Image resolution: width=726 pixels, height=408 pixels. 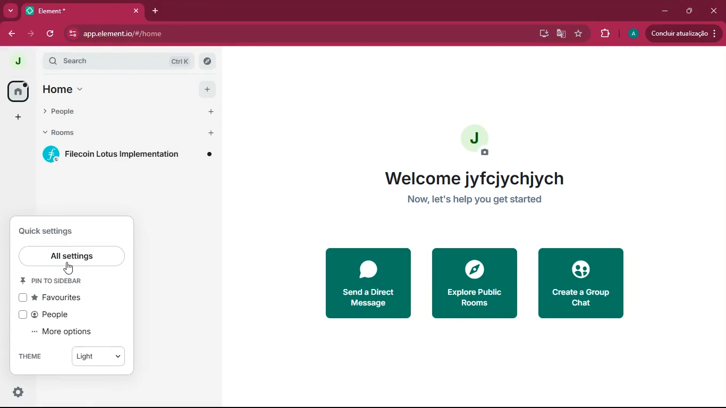 What do you see at coordinates (70, 332) in the screenshot?
I see `more options` at bounding box center [70, 332].